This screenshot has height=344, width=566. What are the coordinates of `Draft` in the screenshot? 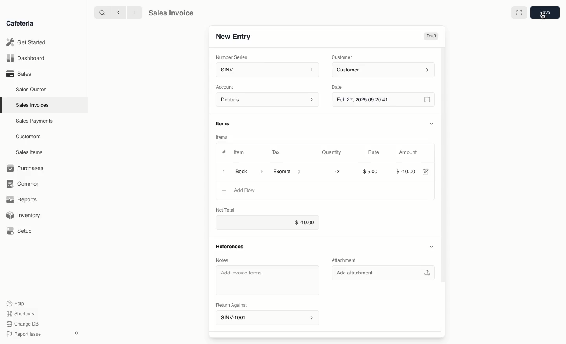 It's located at (433, 36).